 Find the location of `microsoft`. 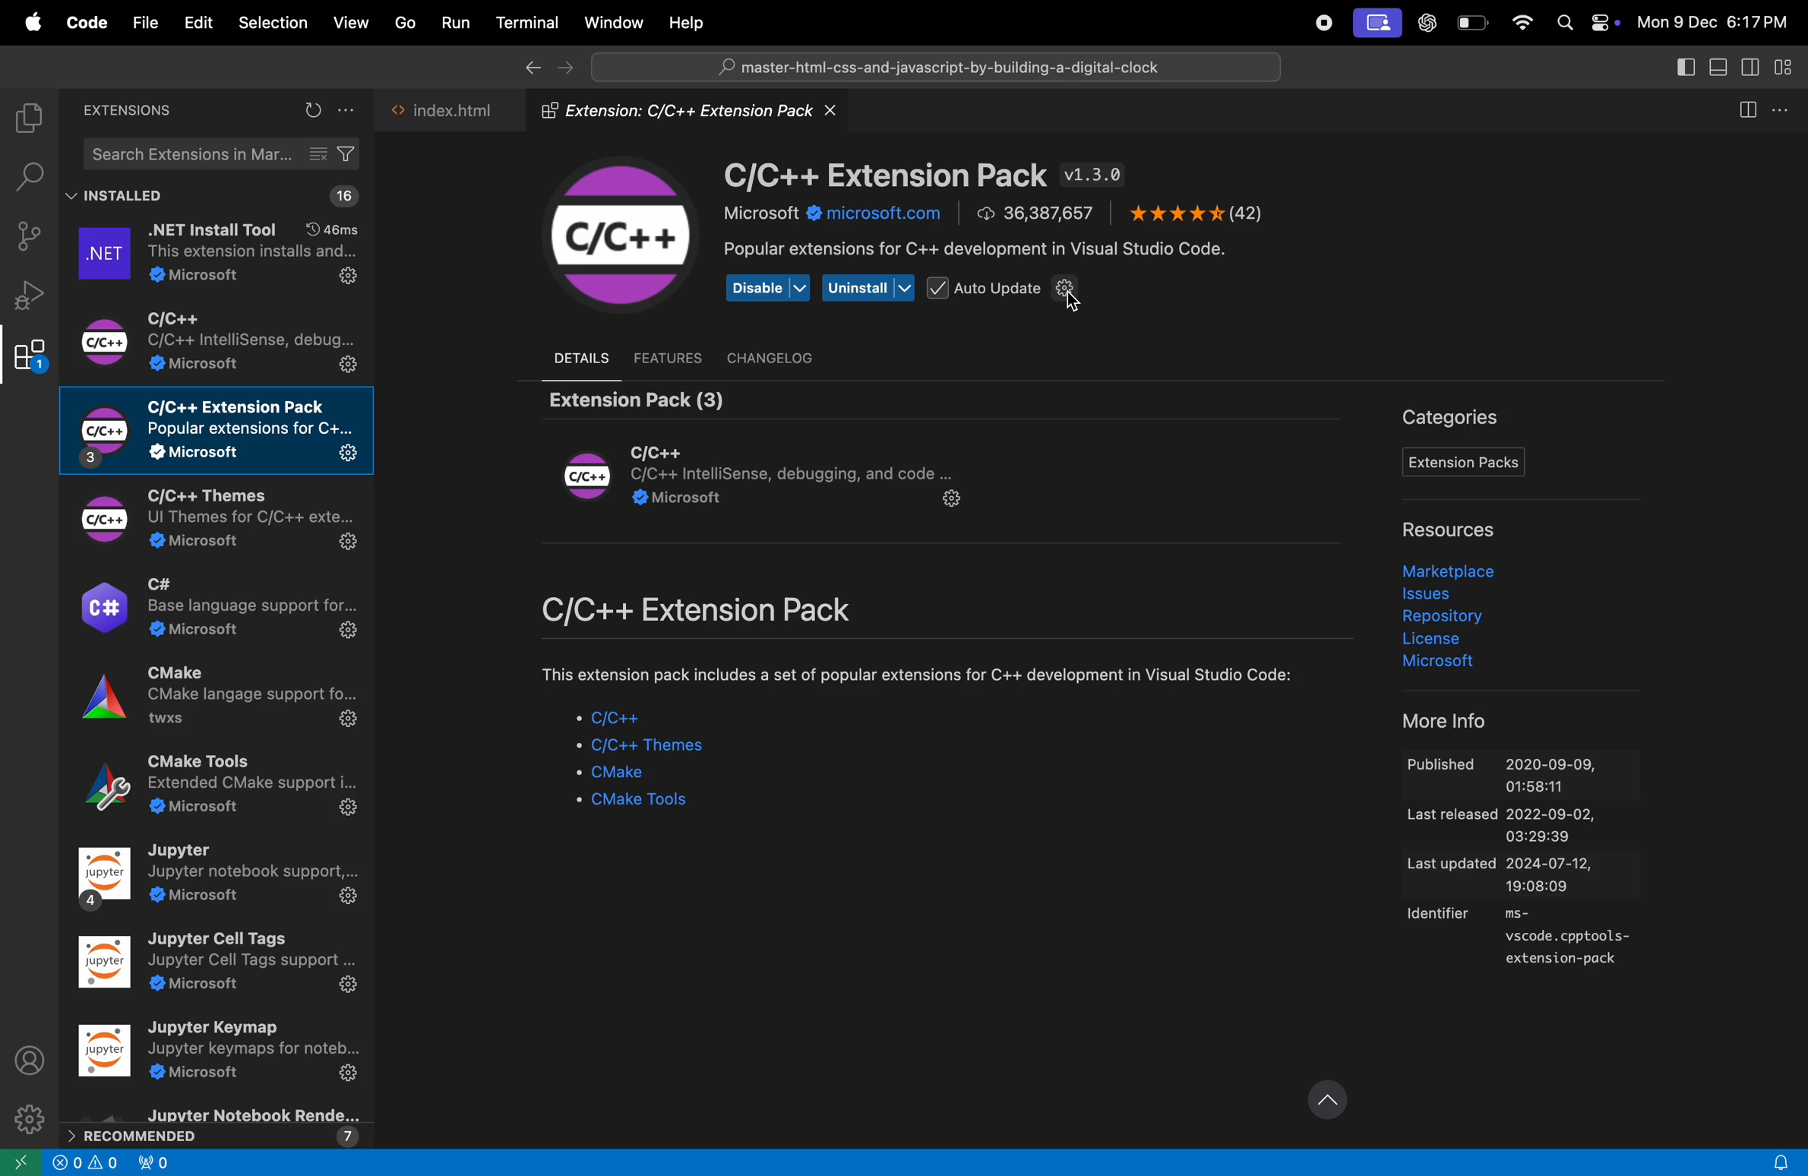

microsoft is located at coordinates (1451, 665).